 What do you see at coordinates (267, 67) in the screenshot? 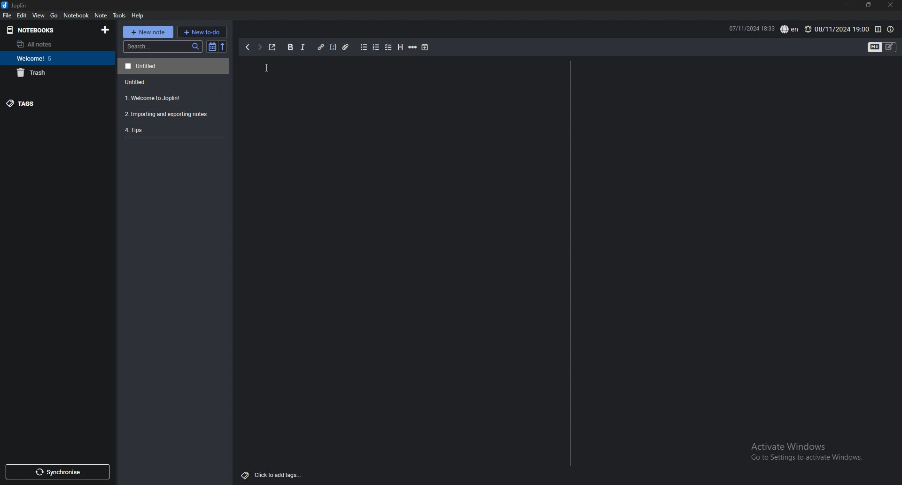
I see `Cursor` at bounding box center [267, 67].